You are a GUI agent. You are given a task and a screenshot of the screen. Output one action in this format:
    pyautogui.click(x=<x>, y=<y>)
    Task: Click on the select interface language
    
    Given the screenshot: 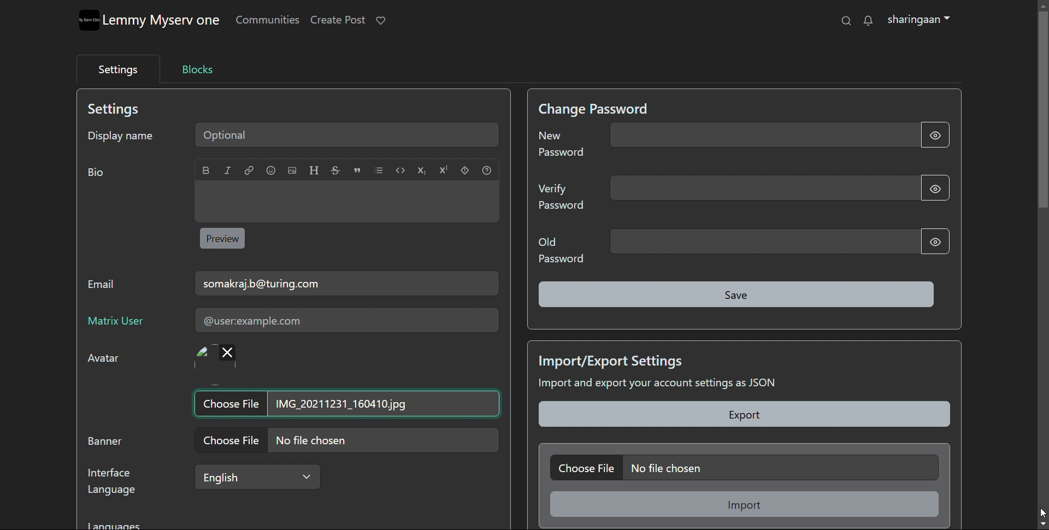 What is the action you would take?
    pyautogui.click(x=257, y=476)
    